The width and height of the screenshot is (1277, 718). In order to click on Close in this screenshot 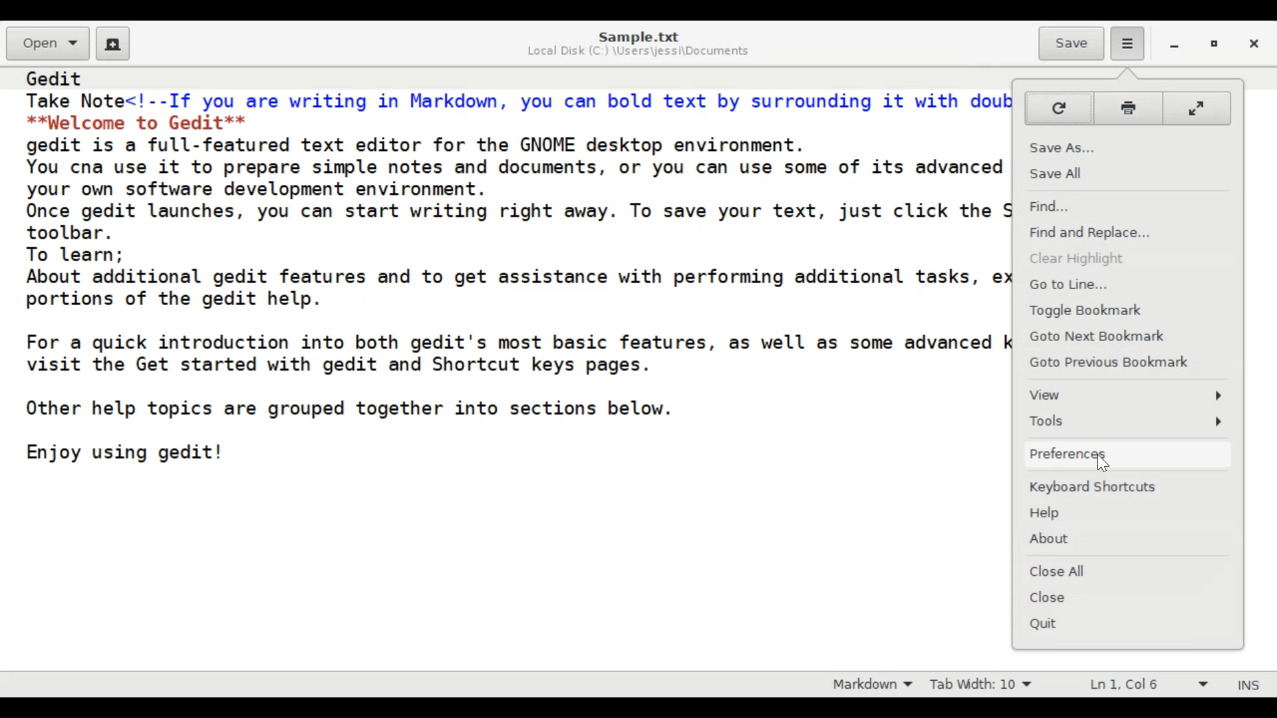, I will do `click(1256, 46)`.